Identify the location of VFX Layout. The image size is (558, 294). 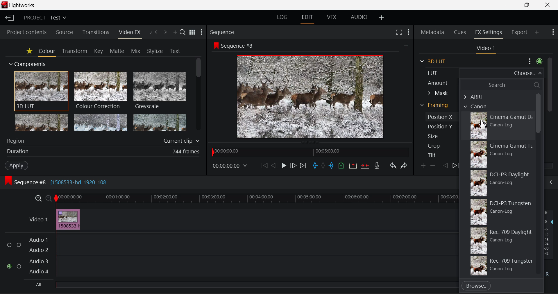
(332, 17).